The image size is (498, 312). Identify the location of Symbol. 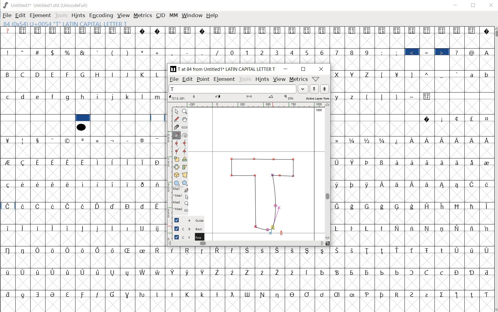
(473, 162).